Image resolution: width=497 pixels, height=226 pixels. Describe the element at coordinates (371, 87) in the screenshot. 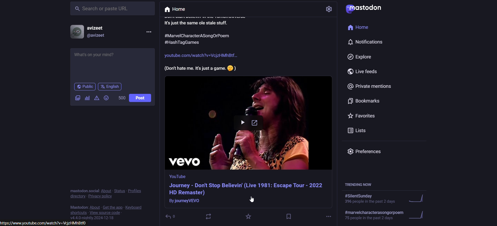

I see `private mentions` at that location.